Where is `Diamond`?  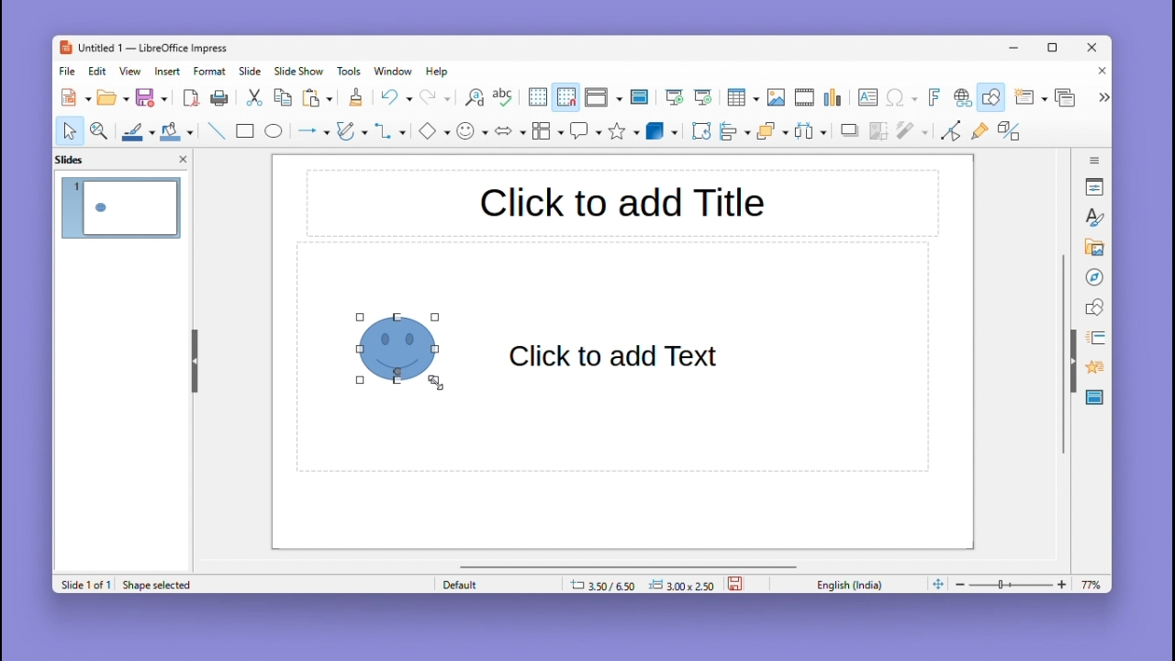
Diamond is located at coordinates (433, 131).